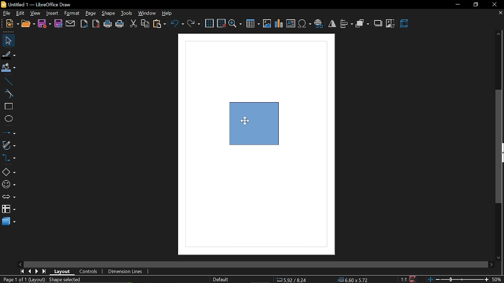  What do you see at coordinates (354, 279) in the screenshot?
I see `position (6.60x5.72)` at bounding box center [354, 279].